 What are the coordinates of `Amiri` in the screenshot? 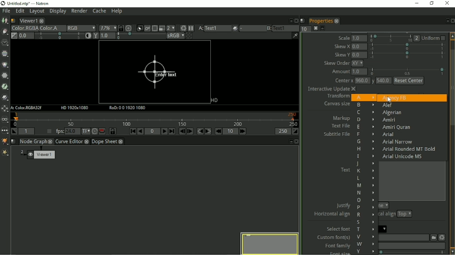 It's located at (390, 120).